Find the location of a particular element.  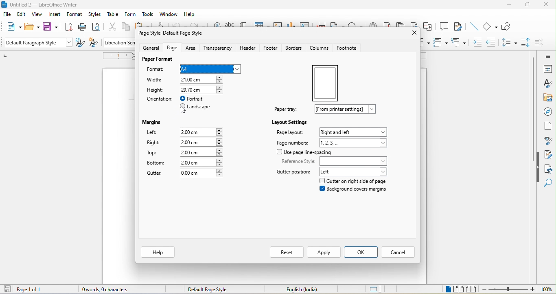

zoom is located at coordinates (517, 290).